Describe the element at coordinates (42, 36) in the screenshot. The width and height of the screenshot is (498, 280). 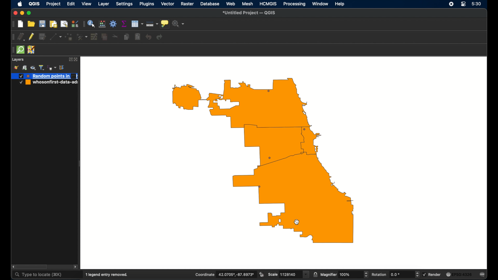
I see `save edits` at that location.